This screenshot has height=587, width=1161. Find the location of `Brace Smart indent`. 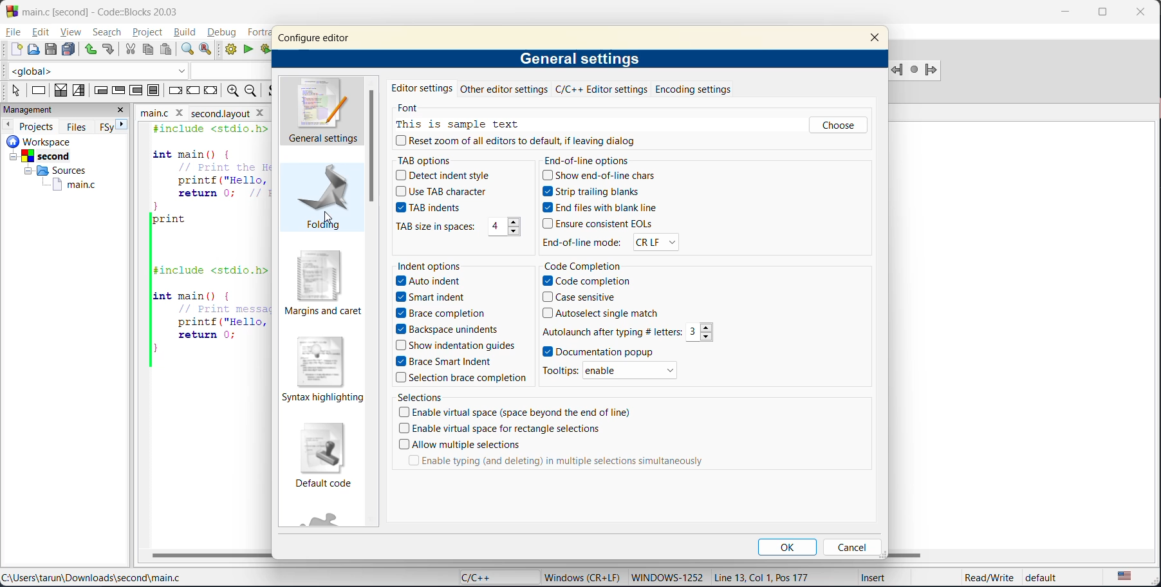

Brace Smart indent is located at coordinates (441, 360).